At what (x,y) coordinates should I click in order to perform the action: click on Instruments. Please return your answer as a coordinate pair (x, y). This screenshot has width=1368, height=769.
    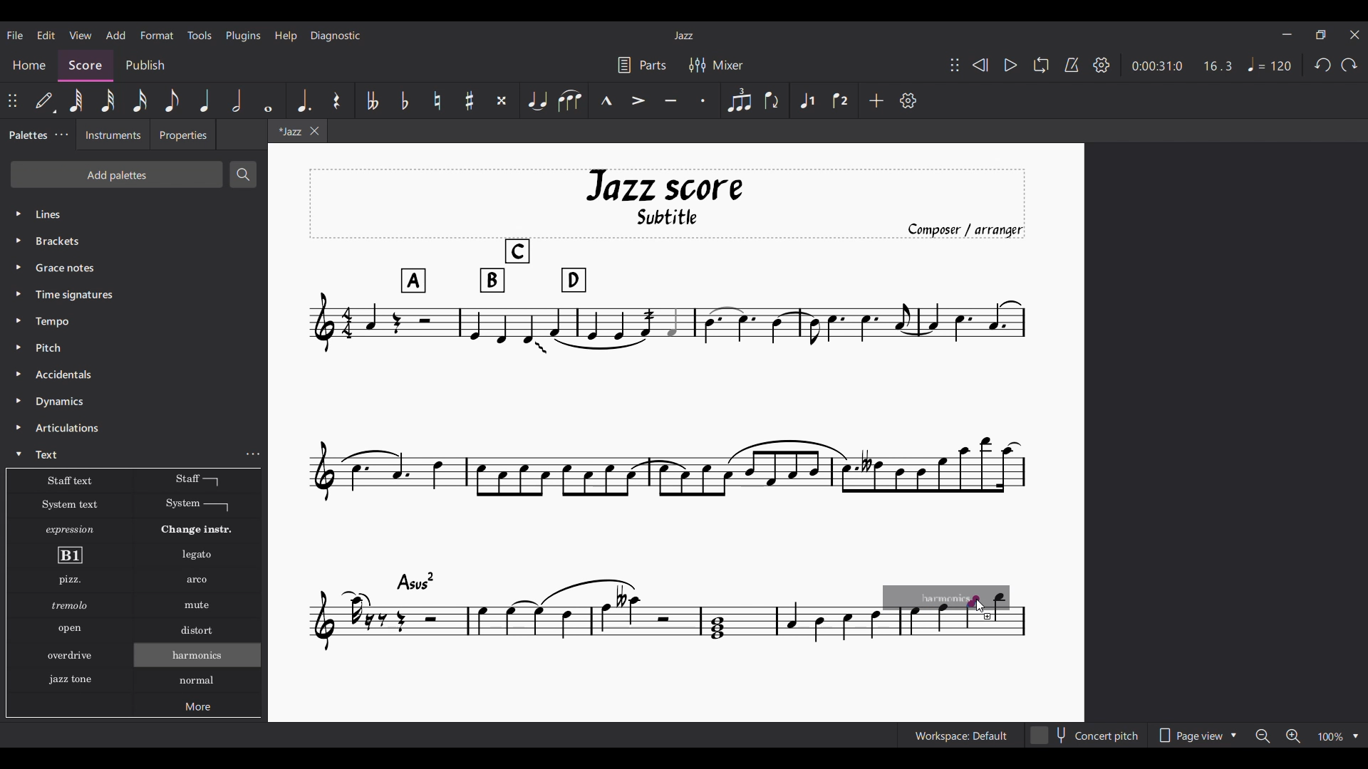
    Looking at the image, I should click on (112, 134).